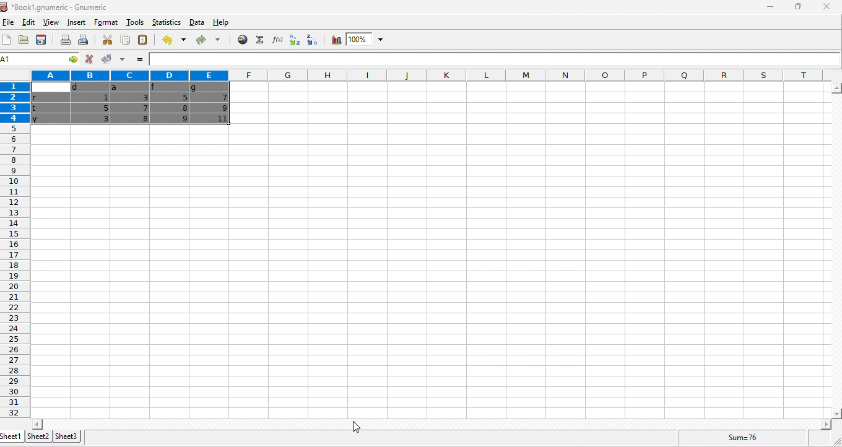 The image size is (842, 447). I want to click on accept changes, so click(104, 58).